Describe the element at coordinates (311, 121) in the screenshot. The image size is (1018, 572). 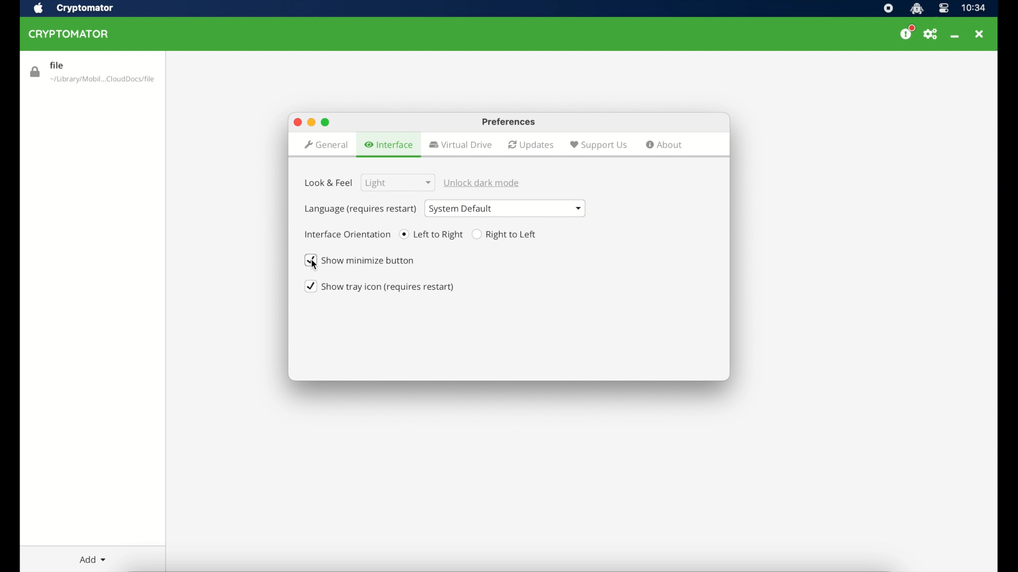
I see `minimize` at that location.